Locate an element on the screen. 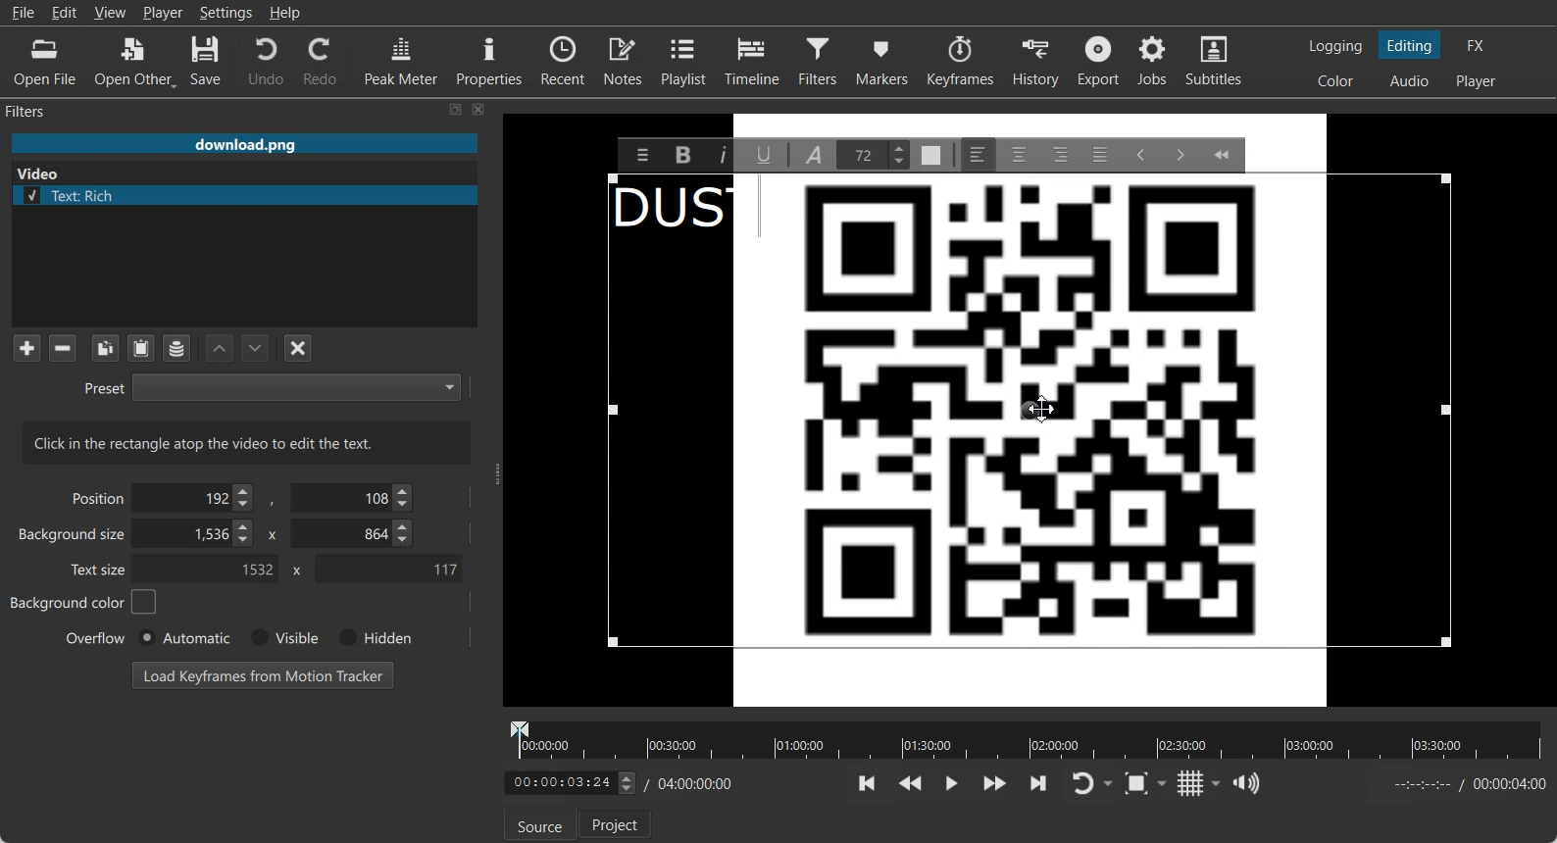 This screenshot has height=843, width=1557. Text size is located at coordinates (100, 569).